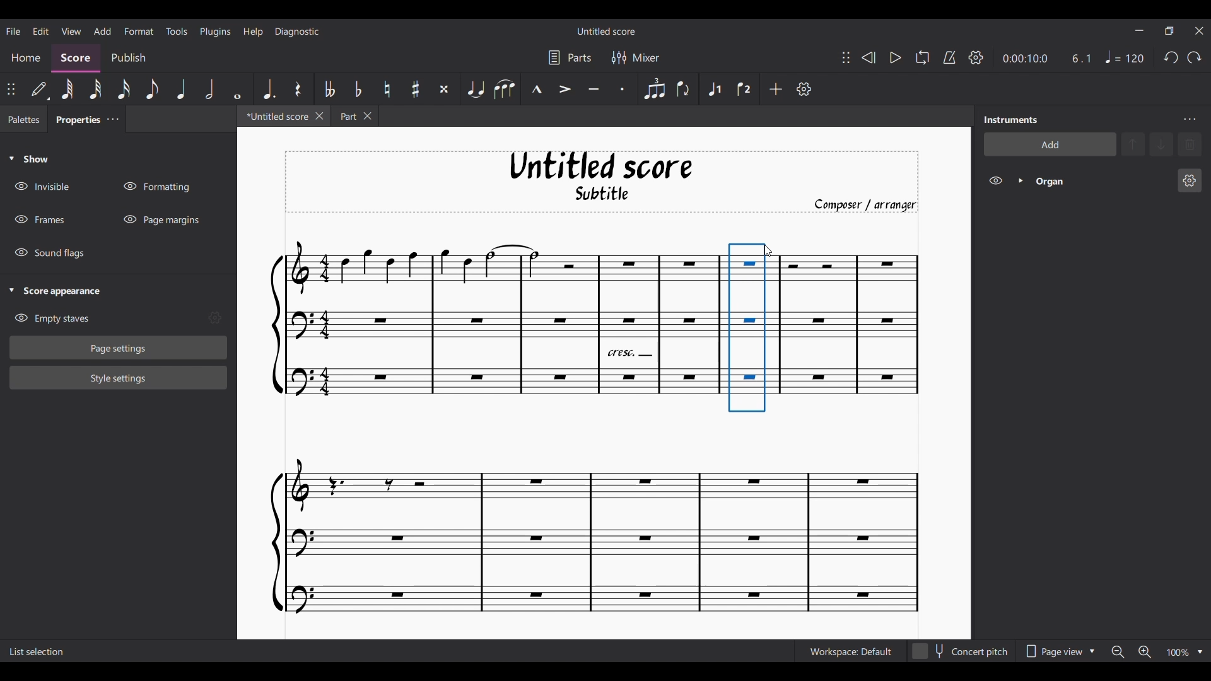 The width and height of the screenshot is (1211, 681). I want to click on Tools menu, so click(176, 30).